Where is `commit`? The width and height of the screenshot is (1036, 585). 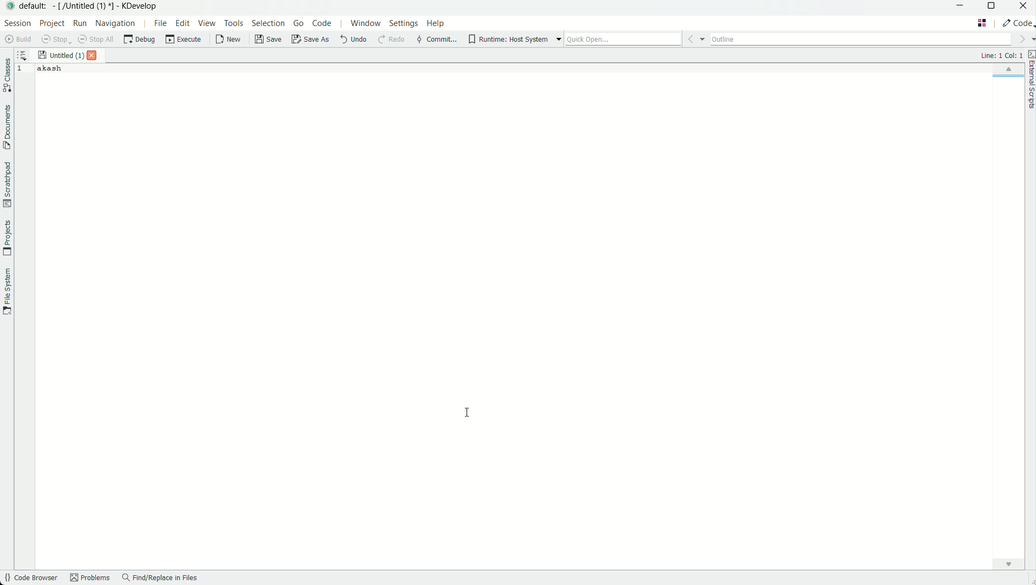 commit is located at coordinates (436, 40).